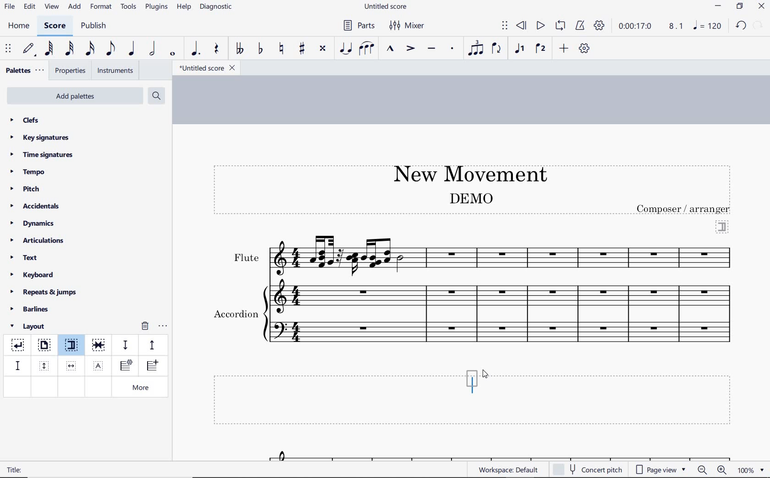 The image size is (770, 478). Describe the element at coordinates (131, 49) in the screenshot. I see `quarter note` at that location.